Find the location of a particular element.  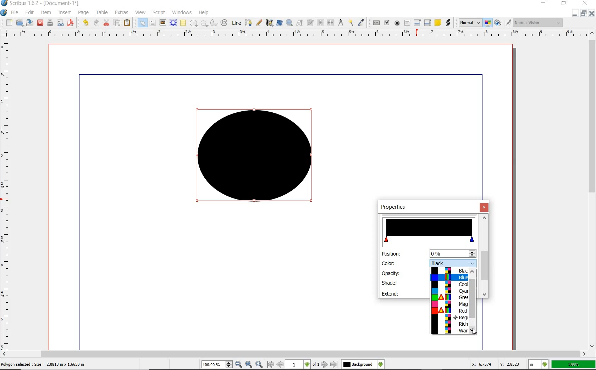

RESTORE is located at coordinates (584, 13).